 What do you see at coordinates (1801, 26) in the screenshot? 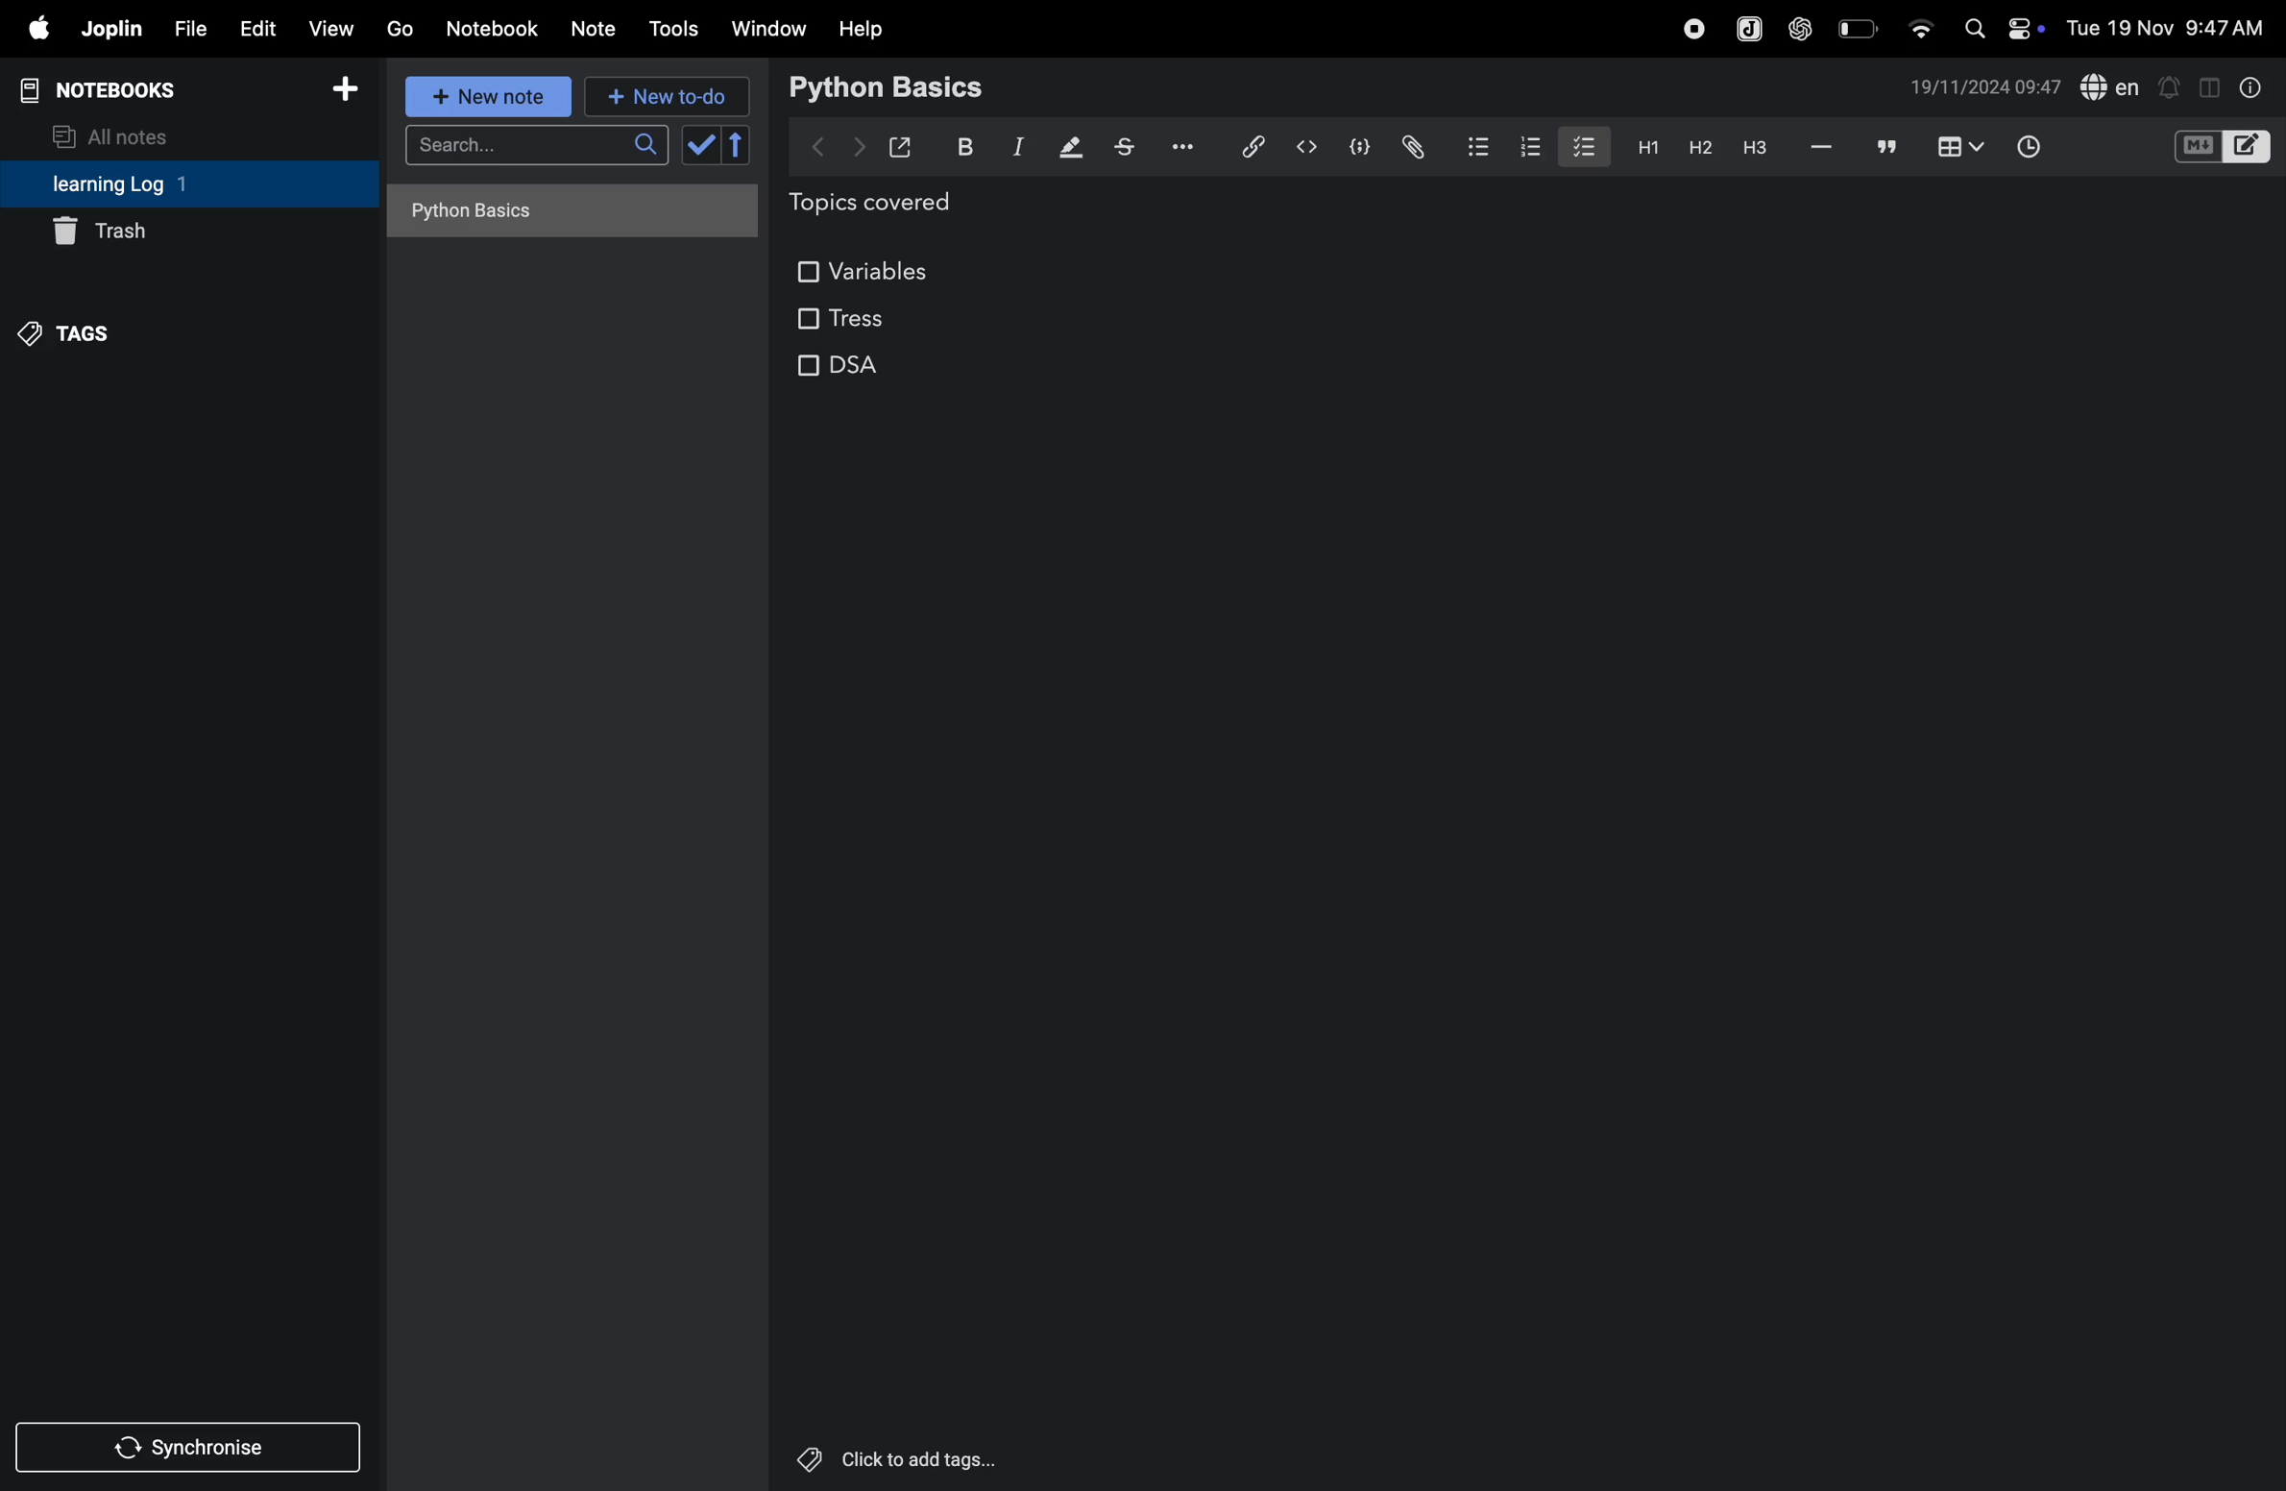
I see `chatgpt` at bounding box center [1801, 26].